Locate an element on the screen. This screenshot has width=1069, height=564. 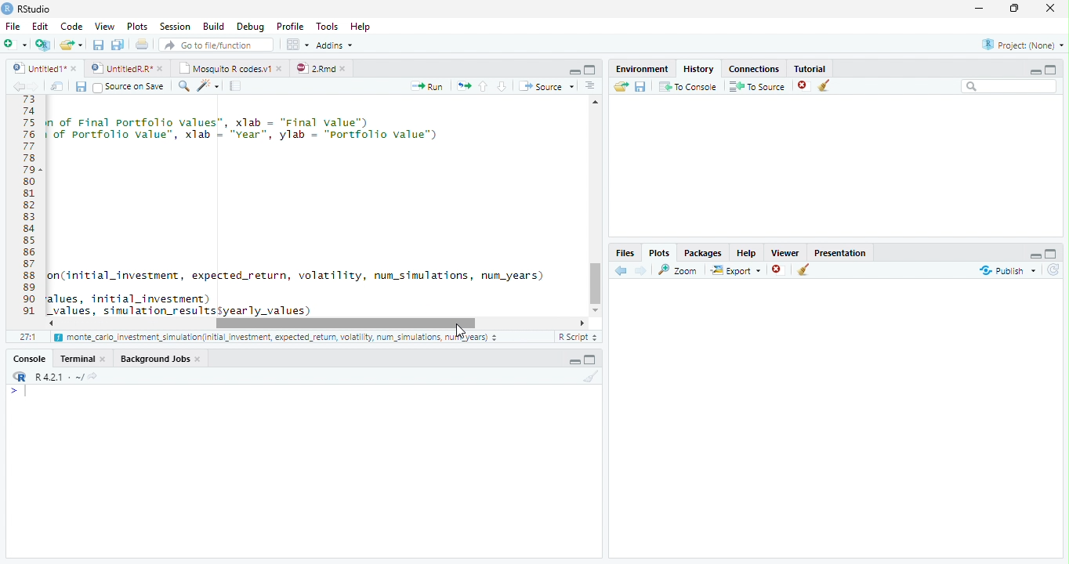
Environment is located at coordinates (642, 67).